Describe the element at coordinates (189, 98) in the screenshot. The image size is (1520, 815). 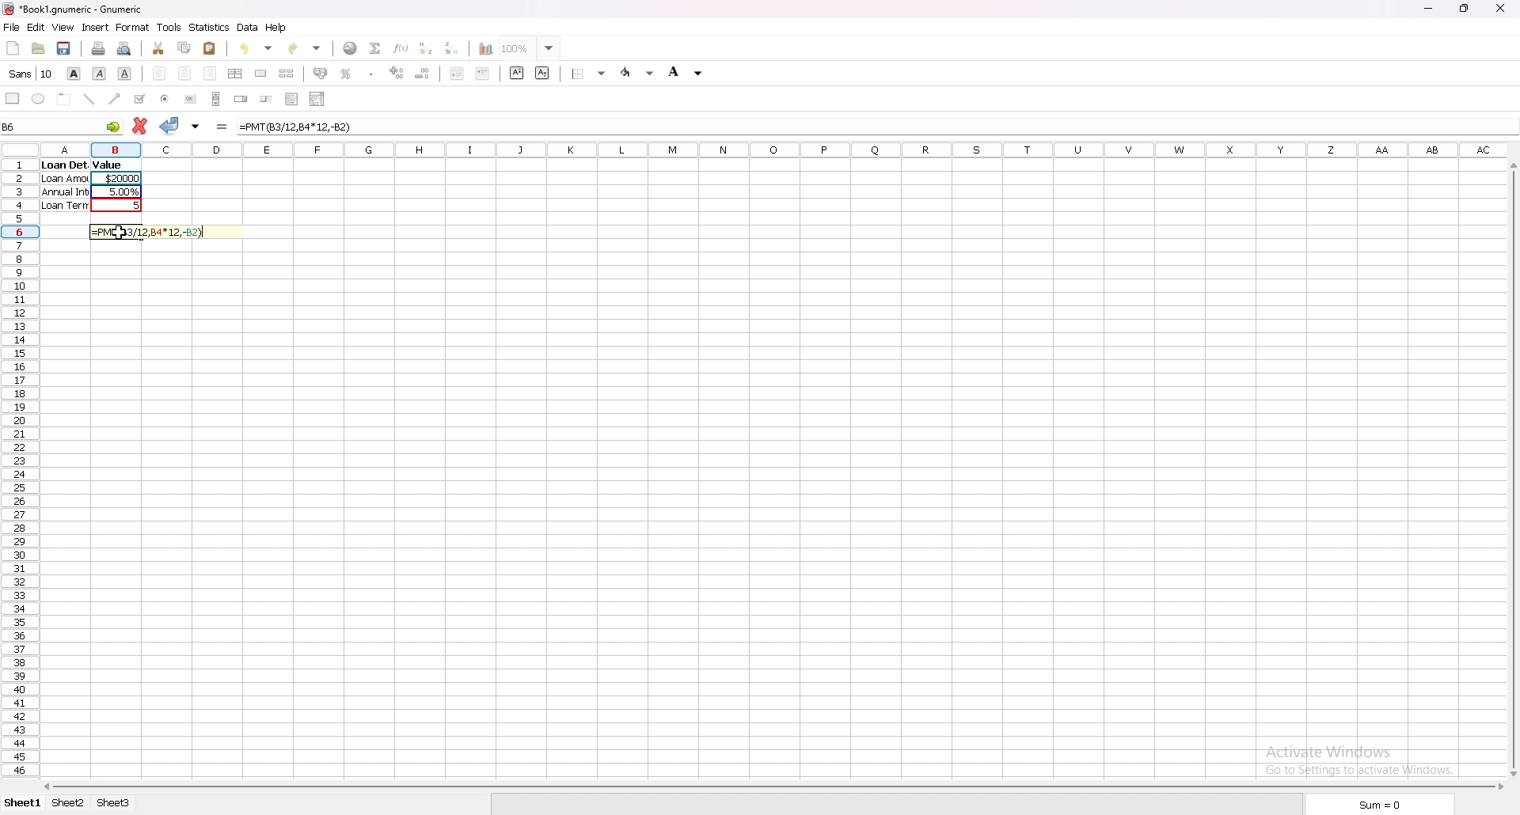
I see `button` at that location.